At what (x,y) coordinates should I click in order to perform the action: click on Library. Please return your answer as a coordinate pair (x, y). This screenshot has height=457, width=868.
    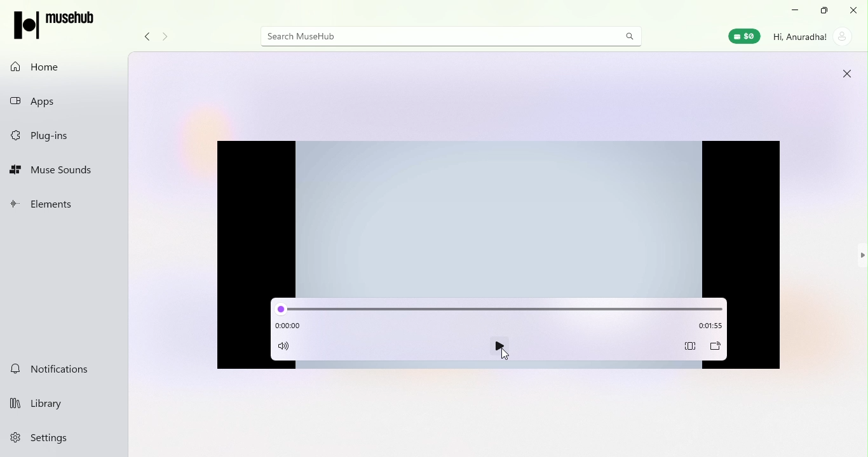
    Looking at the image, I should click on (63, 402).